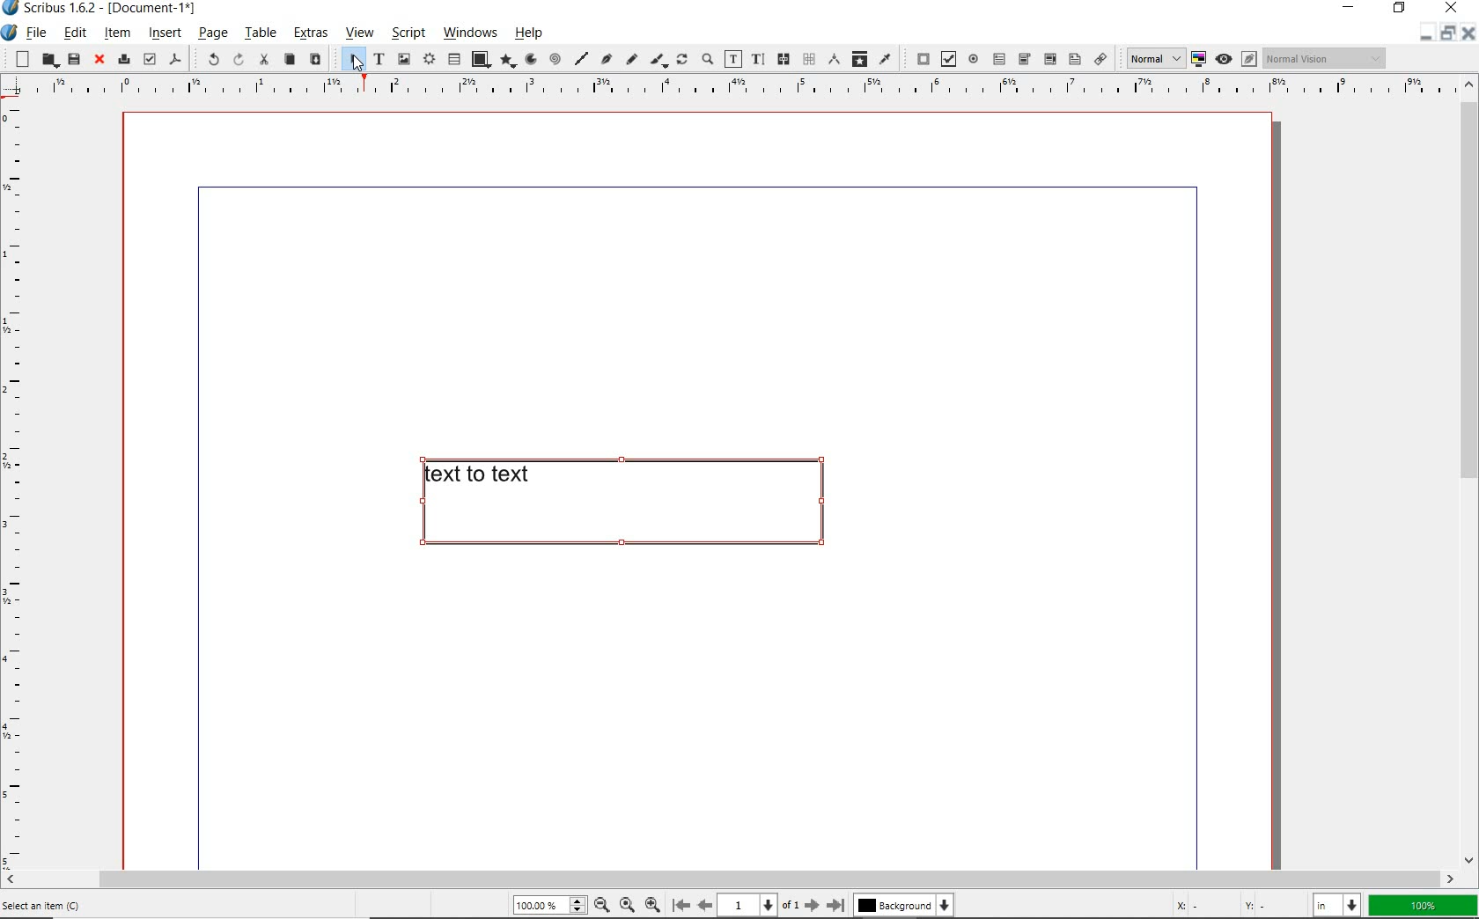 This screenshot has width=1479, height=919. Describe the element at coordinates (471, 33) in the screenshot. I see `windows` at that location.